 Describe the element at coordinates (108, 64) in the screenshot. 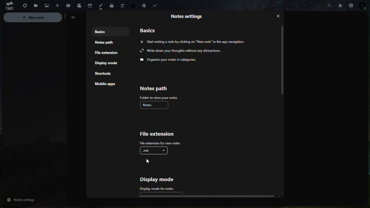

I see `Display mode` at that location.